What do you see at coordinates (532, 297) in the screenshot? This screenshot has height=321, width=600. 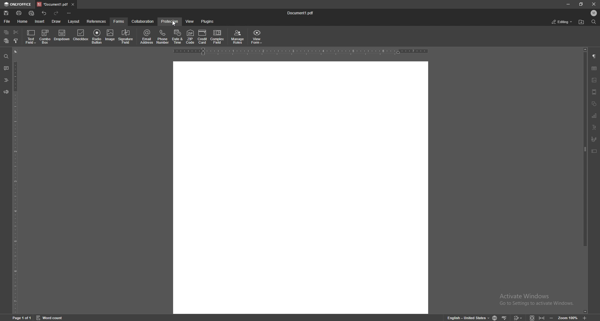 I see `Activate windows` at bounding box center [532, 297].